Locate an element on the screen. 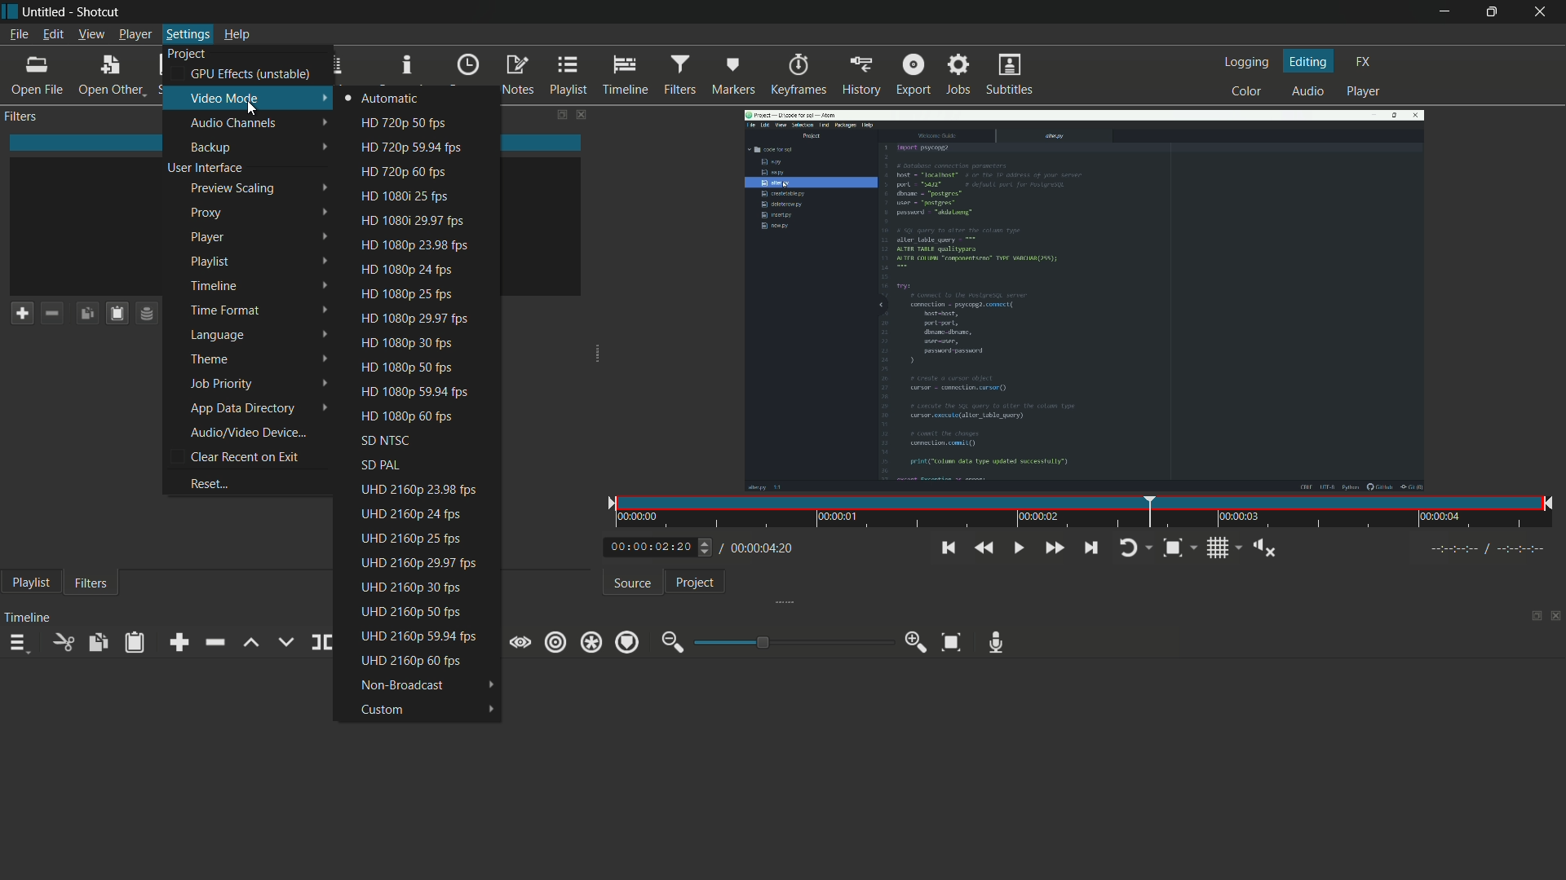 The width and height of the screenshot is (1566, 880). lift is located at coordinates (251, 645).